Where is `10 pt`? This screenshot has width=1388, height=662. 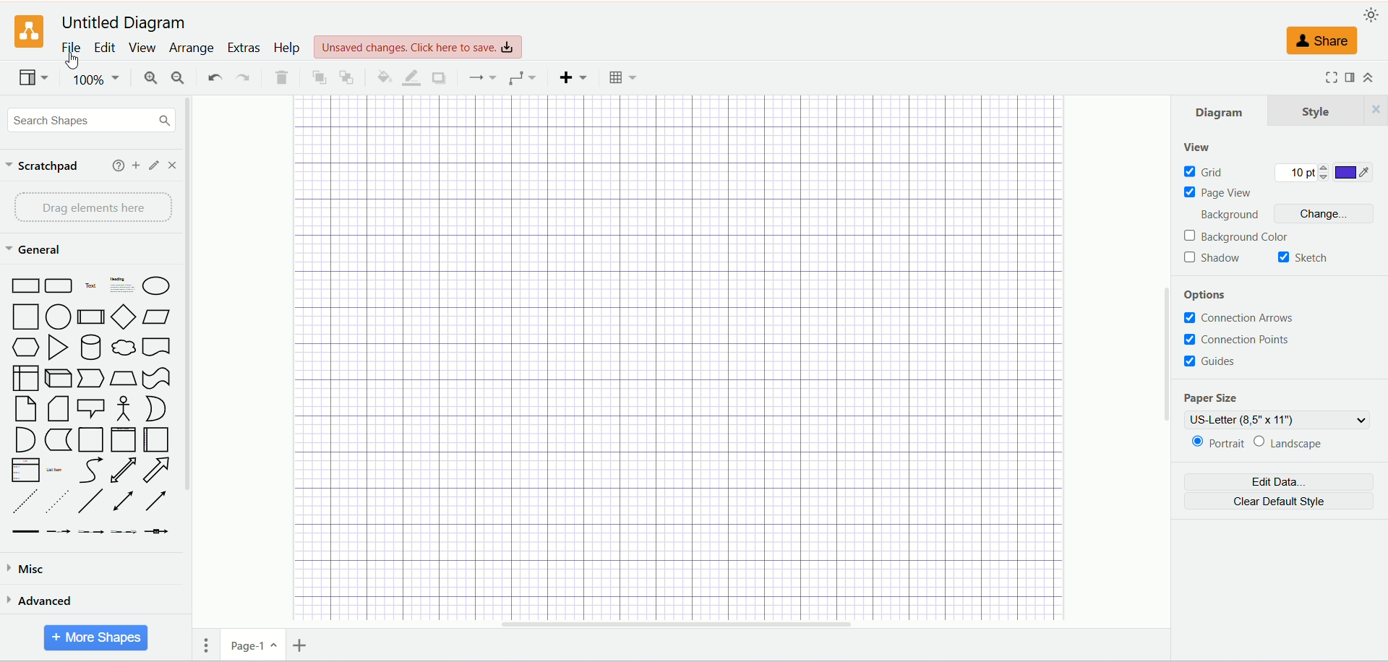 10 pt is located at coordinates (1302, 173).